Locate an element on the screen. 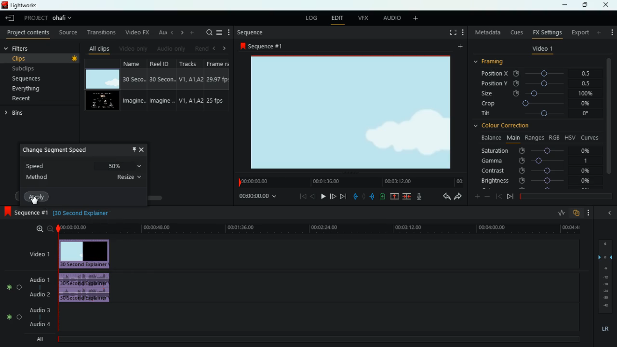  lightworks is located at coordinates (31, 5).